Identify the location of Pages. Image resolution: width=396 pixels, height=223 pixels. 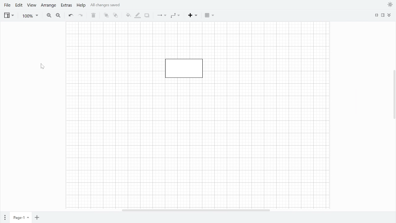
(5, 217).